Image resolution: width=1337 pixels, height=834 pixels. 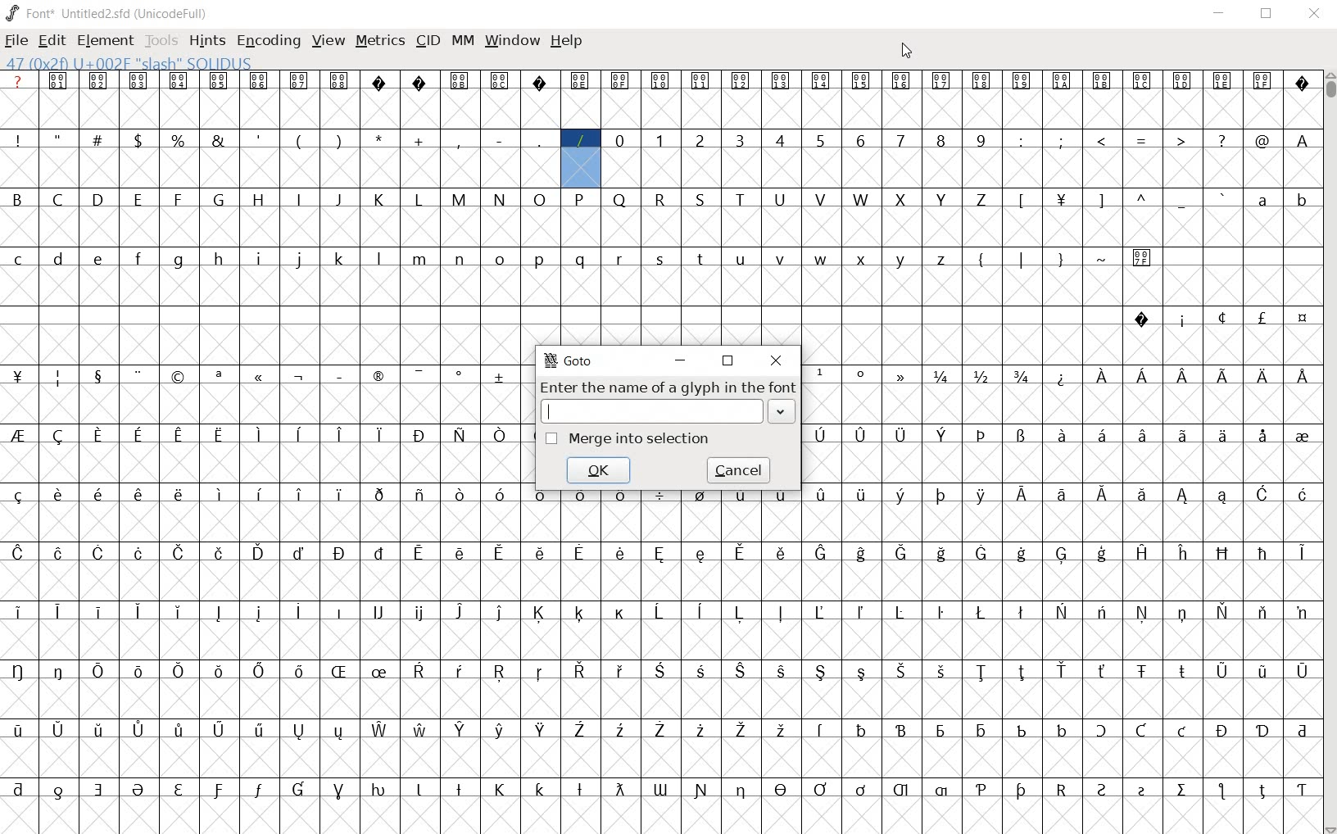 I want to click on glyph, so click(x=981, y=81).